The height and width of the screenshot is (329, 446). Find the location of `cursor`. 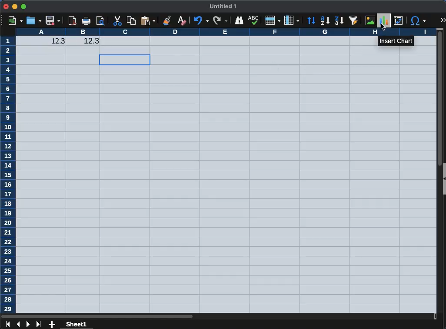

cursor is located at coordinates (383, 27).